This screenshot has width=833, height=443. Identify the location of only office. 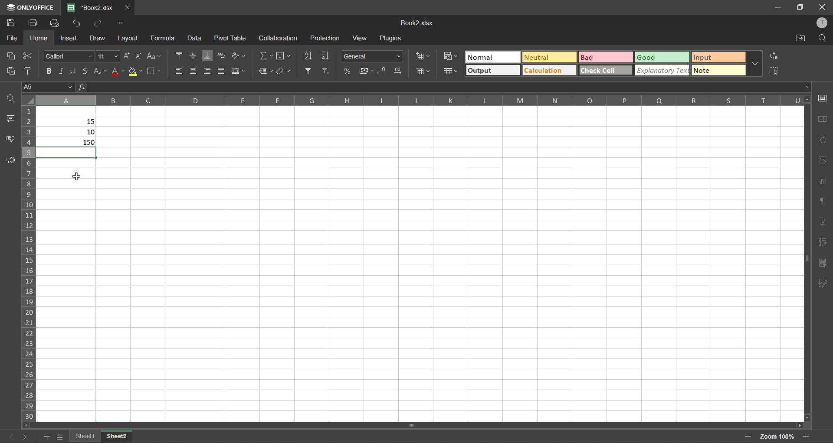
(29, 7).